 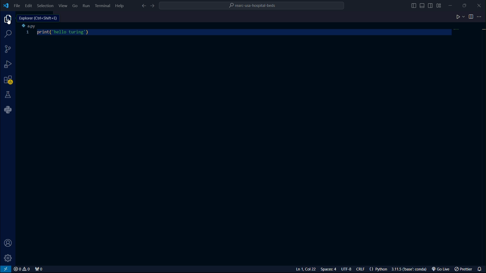 I want to click on edit menu, so click(x=28, y=5).